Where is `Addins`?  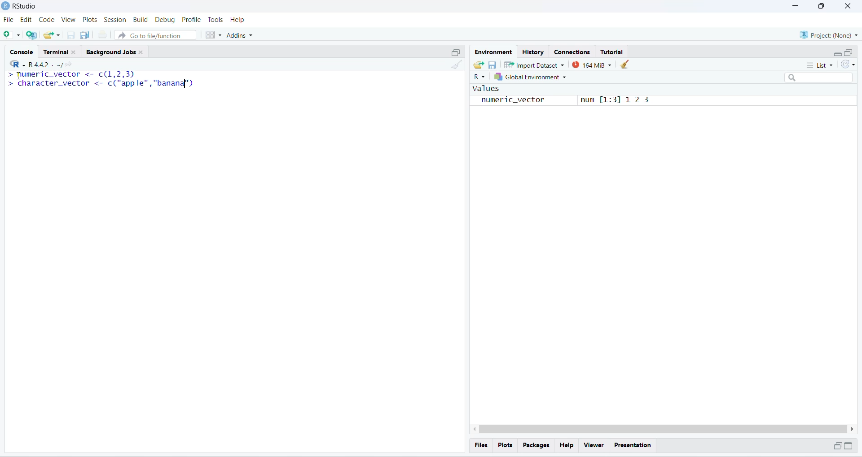 Addins is located at coordinates (240, 35).